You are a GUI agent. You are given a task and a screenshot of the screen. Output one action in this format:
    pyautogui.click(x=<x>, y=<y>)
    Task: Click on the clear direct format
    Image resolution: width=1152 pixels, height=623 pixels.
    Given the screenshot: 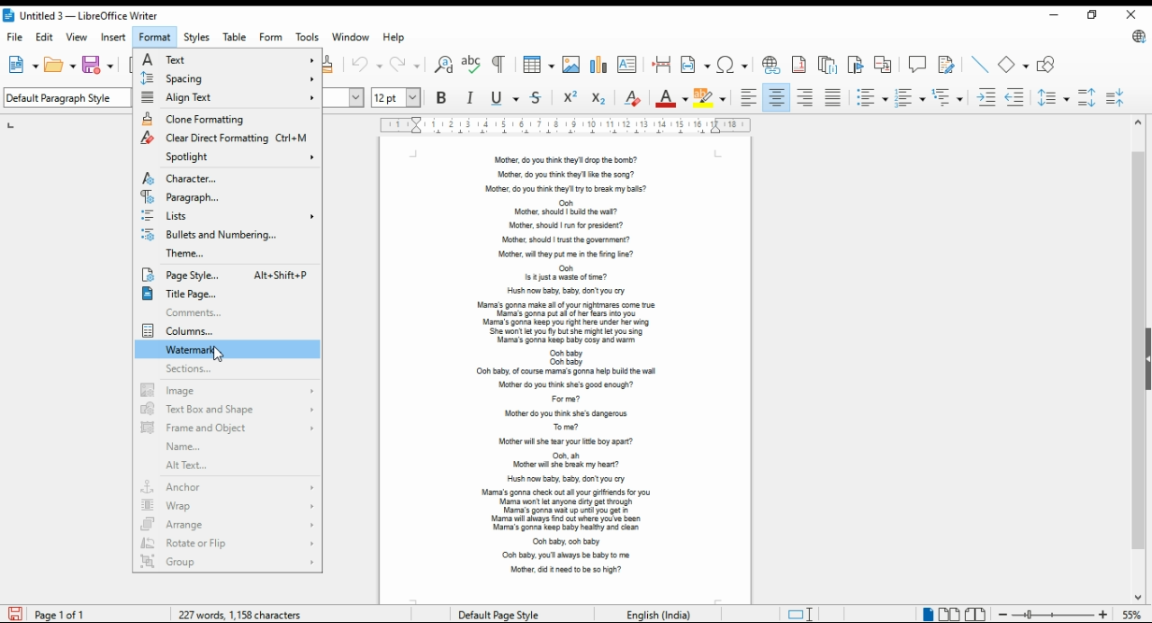 What is the action you would take?
    pyautogui.click(x=224, y=140)
    